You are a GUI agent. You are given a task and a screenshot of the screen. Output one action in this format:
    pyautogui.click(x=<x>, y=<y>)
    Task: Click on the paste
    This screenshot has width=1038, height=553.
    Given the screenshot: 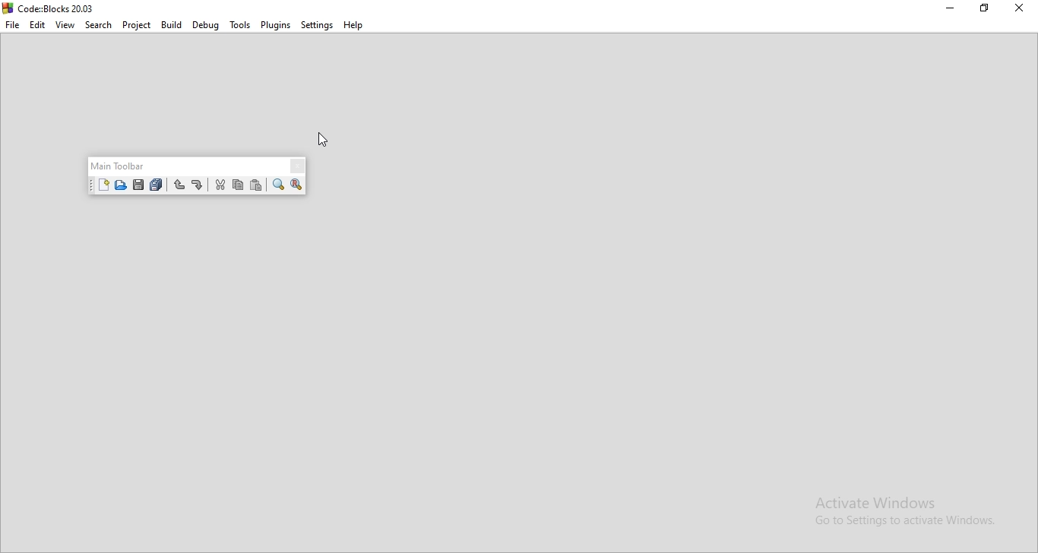 What is the action you would take?
    pyautogui.click(x=257, y=185)
    